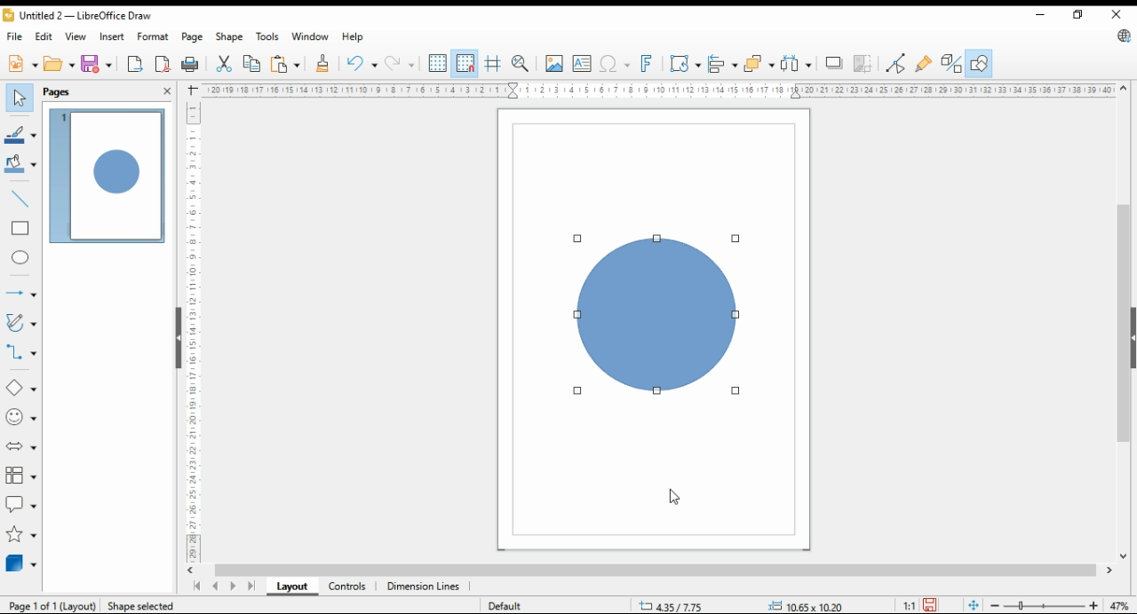  I want to click on block arrow, so click(21, 448).